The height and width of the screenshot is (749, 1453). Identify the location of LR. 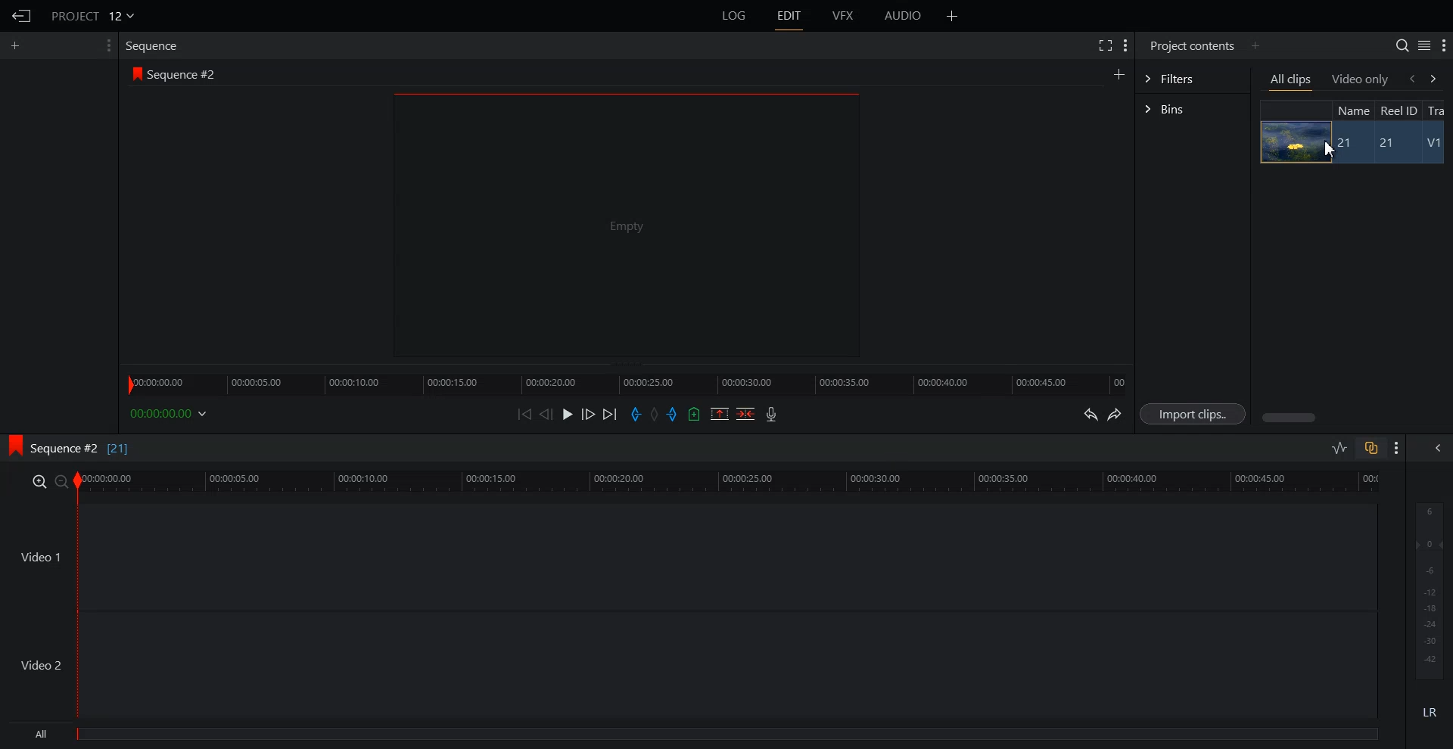
(1430, 710).